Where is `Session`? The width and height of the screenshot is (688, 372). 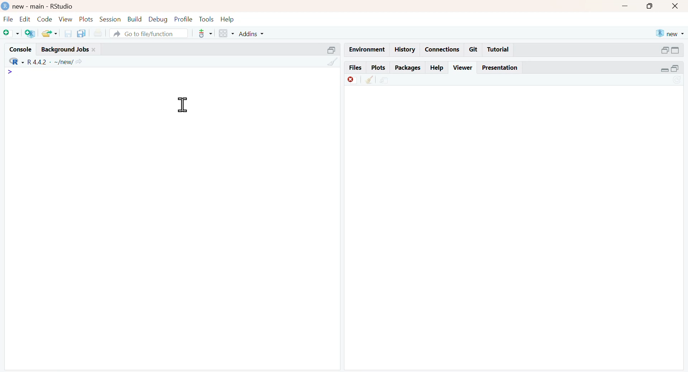
Session is located at coordinates (110, 19).